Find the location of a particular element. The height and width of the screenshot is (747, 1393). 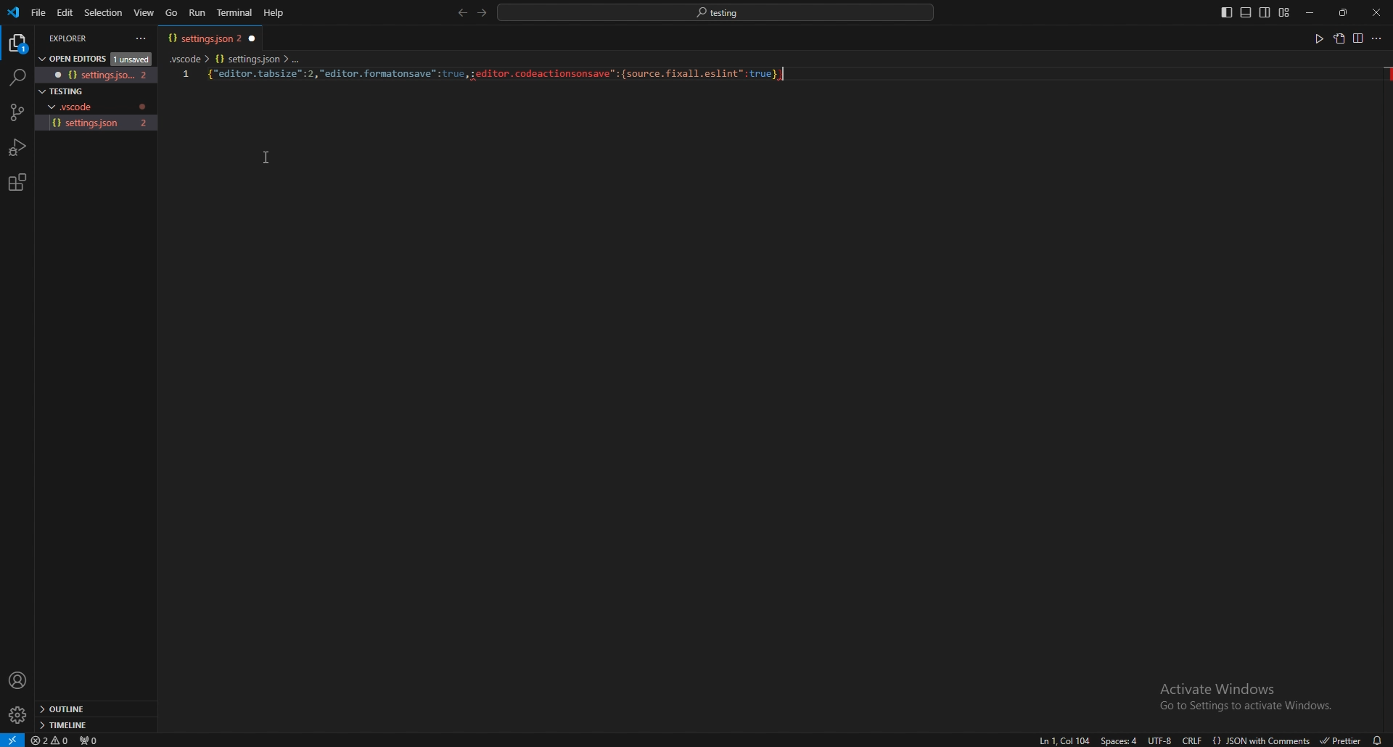

language is located at coordinates (1260, 740).